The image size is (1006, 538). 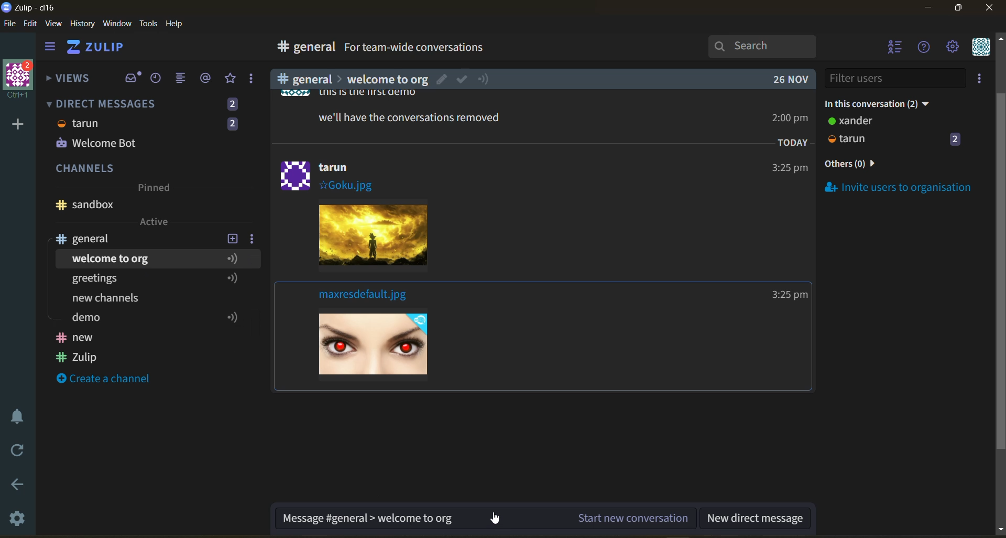 I want to click on , so click(x=390, y=349).